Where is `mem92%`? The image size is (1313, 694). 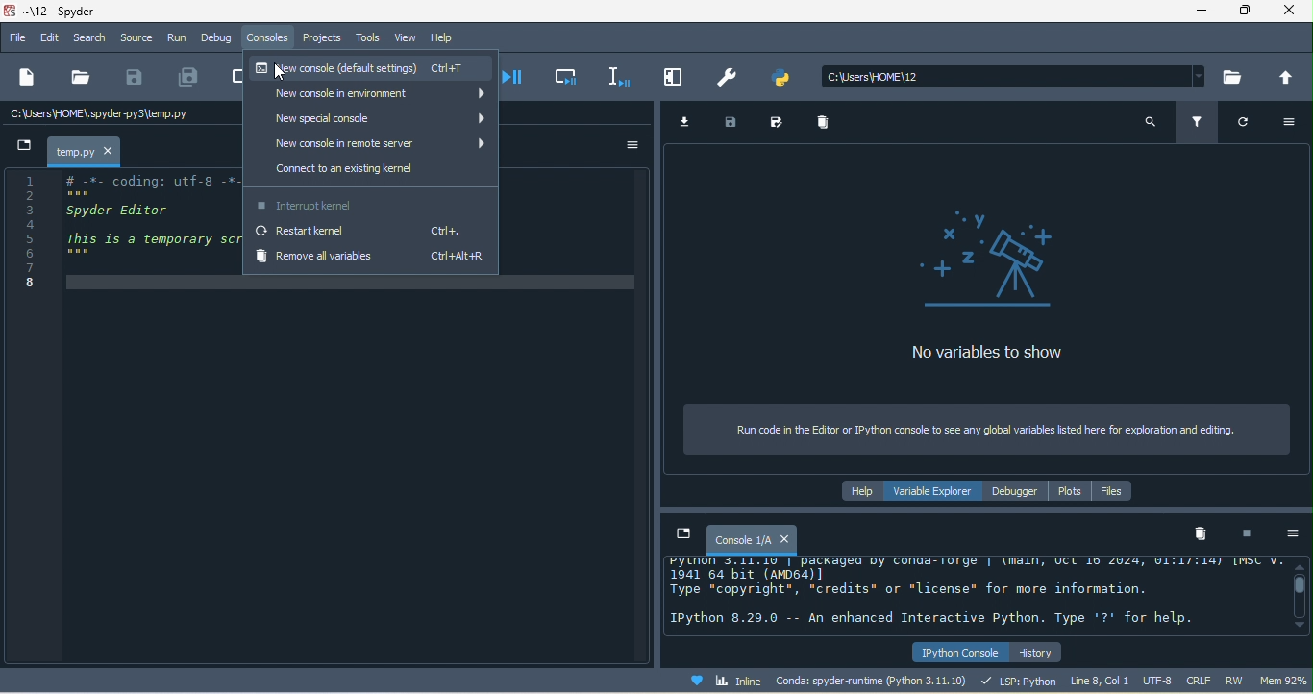 mem92% is located at coordinates (1281, 682).